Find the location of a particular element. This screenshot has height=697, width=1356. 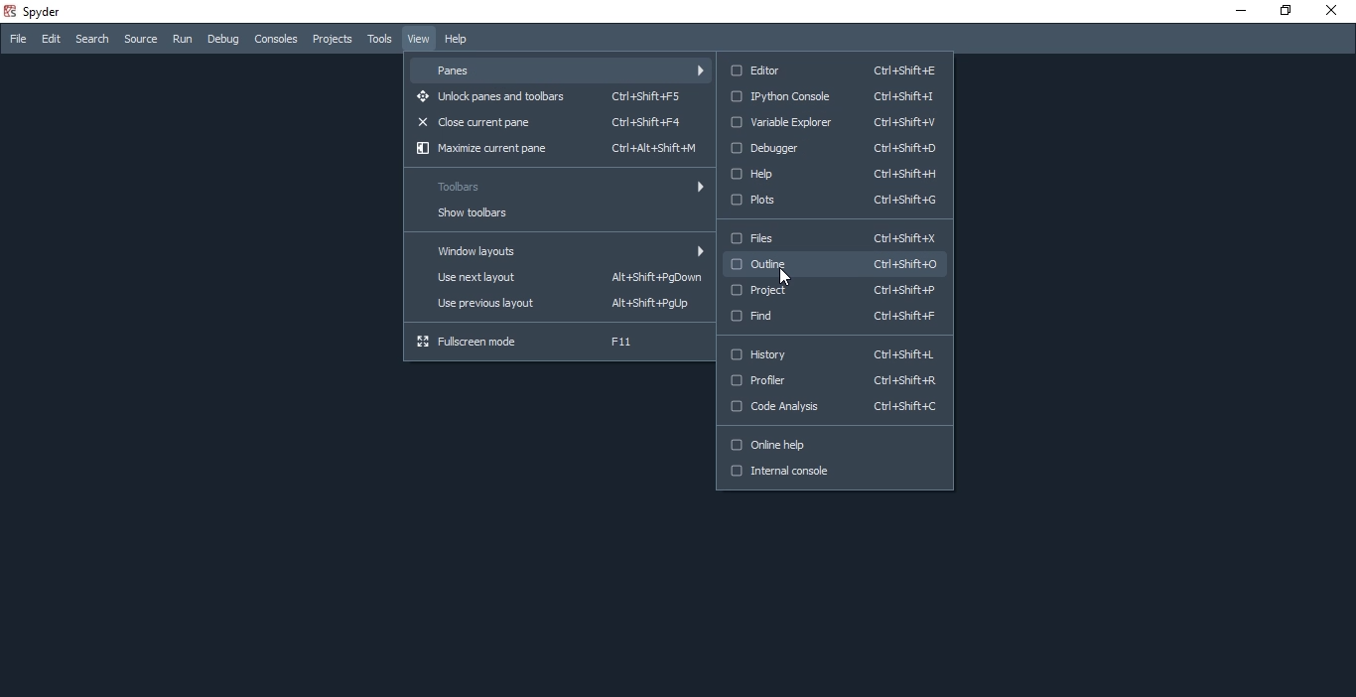

Internal console is located at coordinates (835, 474).